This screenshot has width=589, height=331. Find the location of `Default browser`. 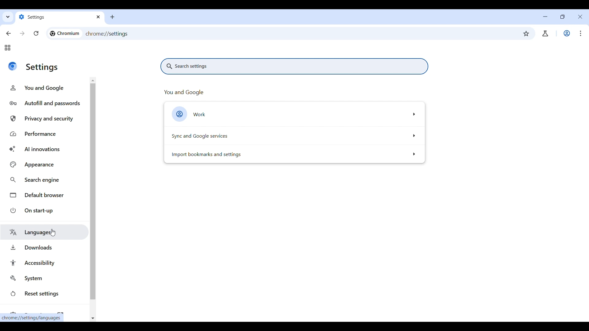

Default browser is located at coordinates (46, 195).